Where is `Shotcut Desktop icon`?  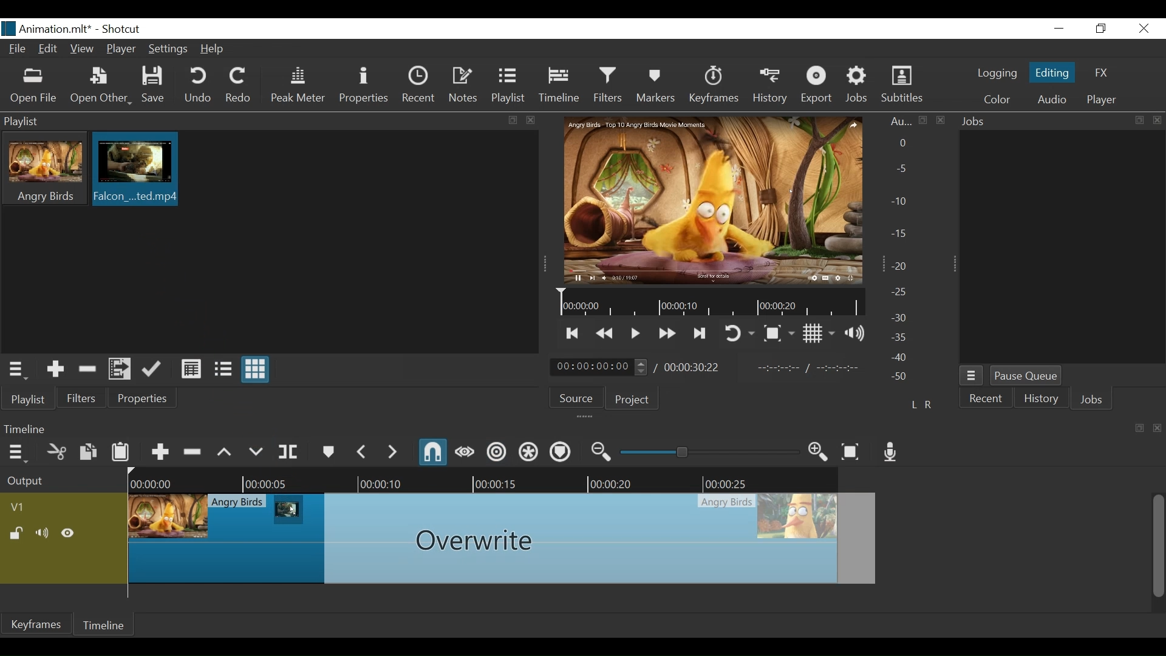
Shotcut Desktop icon is located at coordinates (9, 29).